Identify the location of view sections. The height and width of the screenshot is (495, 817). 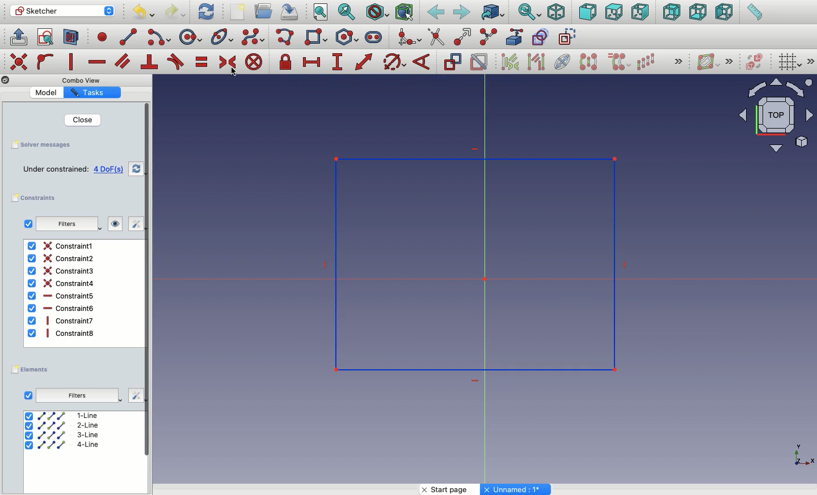
(74, 38).